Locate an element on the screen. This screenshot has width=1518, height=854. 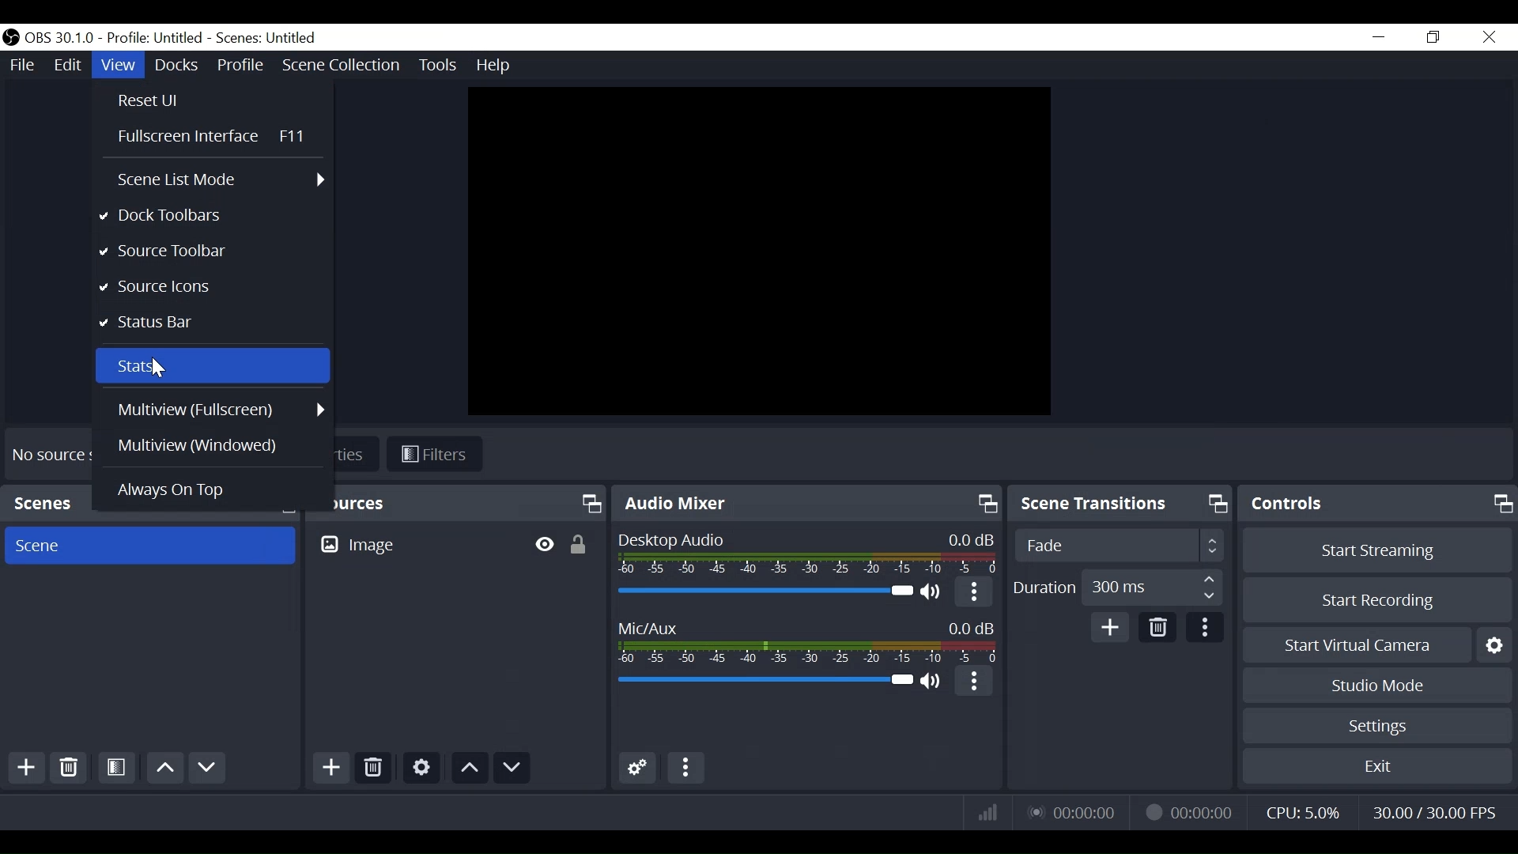
(un)mute is located at coordinates (932, 593).